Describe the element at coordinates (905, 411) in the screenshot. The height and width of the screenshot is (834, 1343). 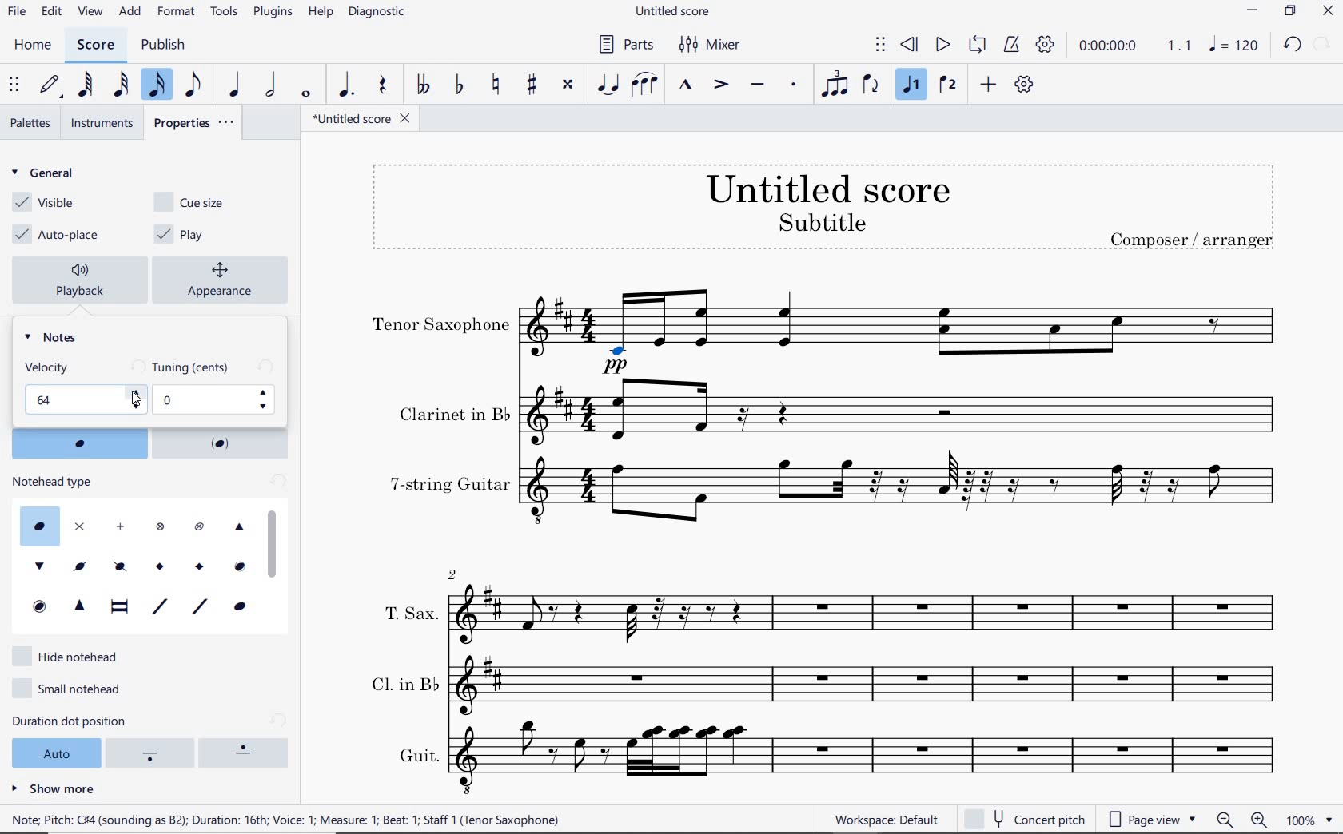
I see `clarinet in b` at that location.